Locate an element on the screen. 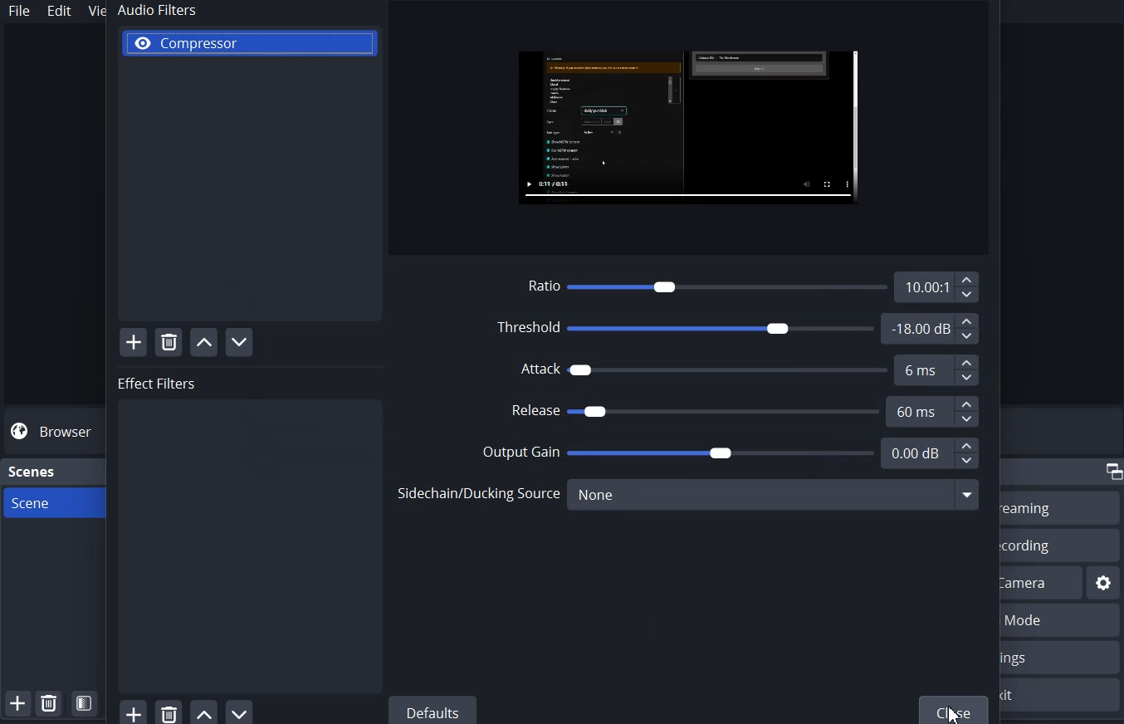 This screenshot has height=724, width=1124. Close is located at coordinates (946, 708).